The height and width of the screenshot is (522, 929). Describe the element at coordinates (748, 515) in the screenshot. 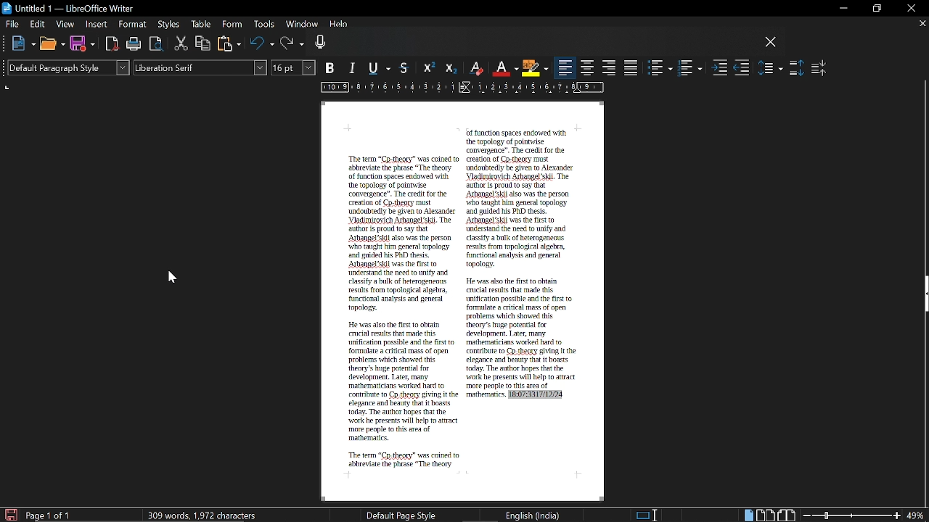

I see `Single page view` at that location.